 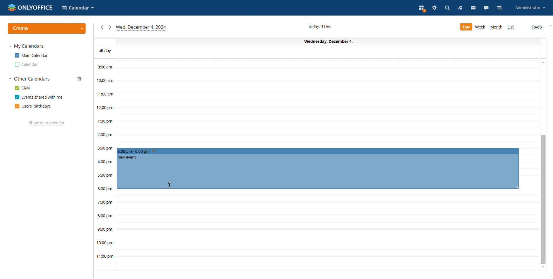 I want to click on month view, so click(x=496, y=27).